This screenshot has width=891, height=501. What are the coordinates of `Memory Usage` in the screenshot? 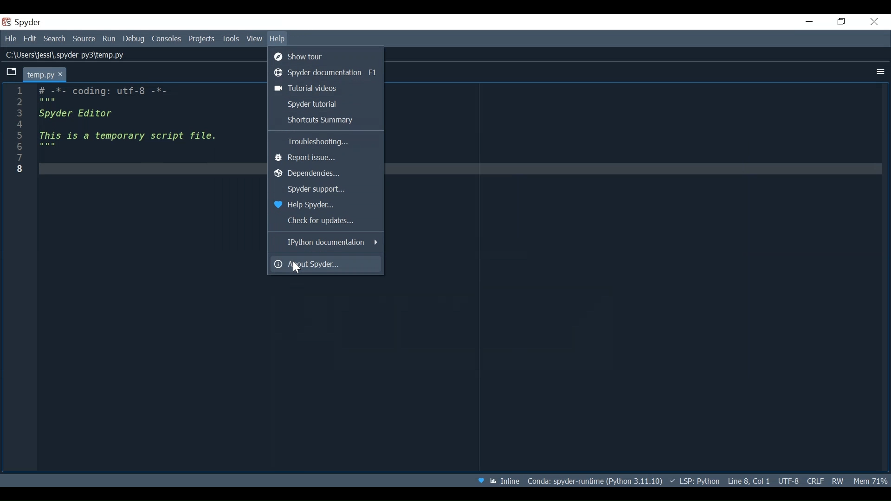 It's located at (870, 481).